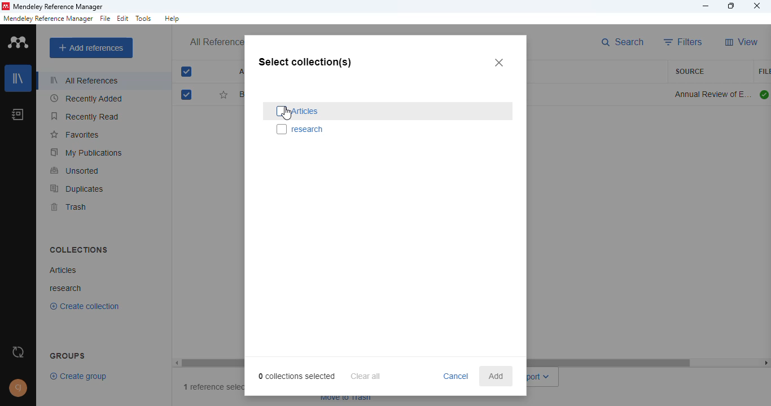 The height and width of the screenshot is (406, 771). Describe the element at coordinates (499, 63) in the screenshot. I see `close` at that location.